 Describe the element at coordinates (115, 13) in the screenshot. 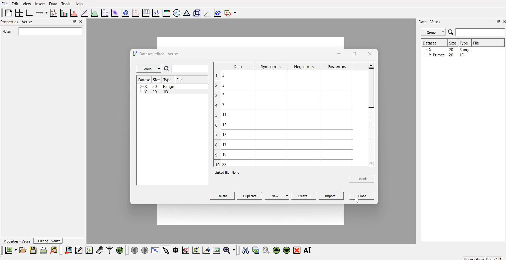

I see `plot dataset` at that location.